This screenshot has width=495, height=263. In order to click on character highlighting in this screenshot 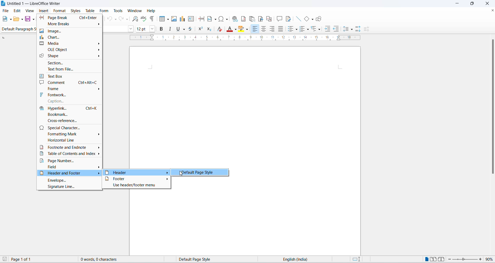, I will do `click(242, 29)`.